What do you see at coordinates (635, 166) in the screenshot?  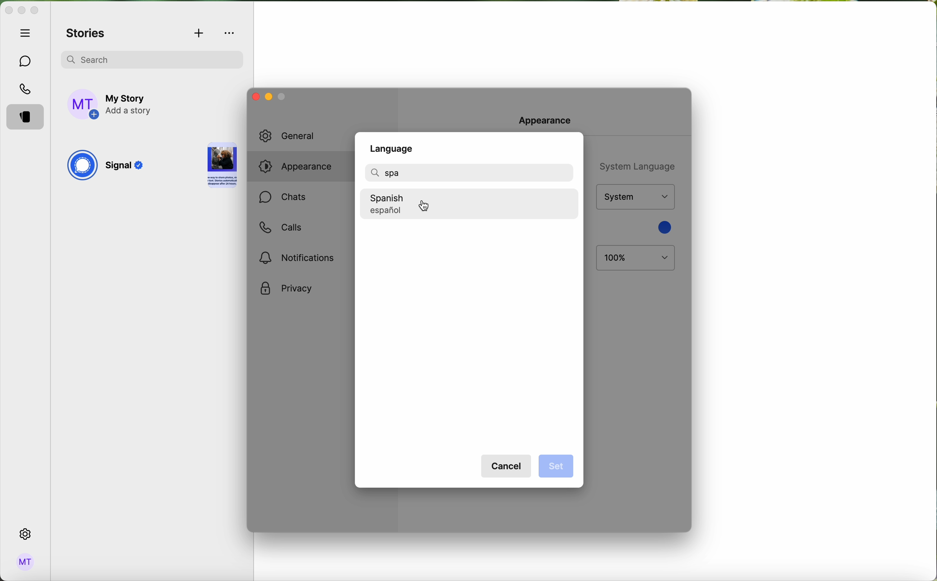 I see `system language` at bounding box center [635, 166].